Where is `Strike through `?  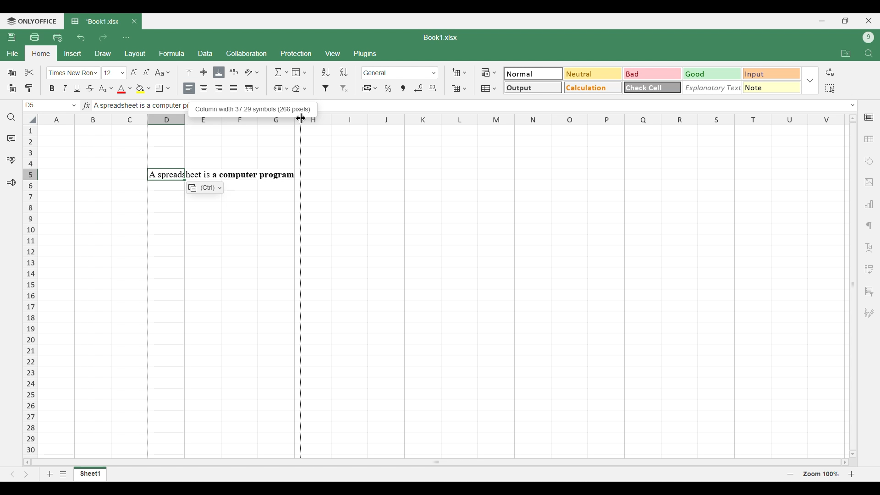 Strike through  is located at coordinates (90, 88).